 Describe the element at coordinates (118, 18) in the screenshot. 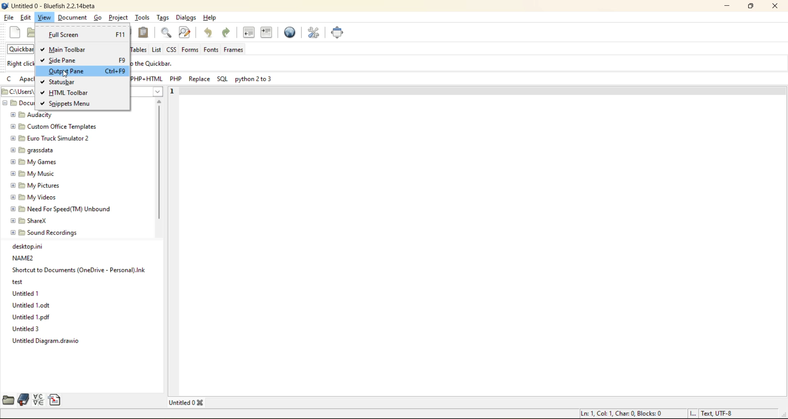

I see `project` at that location.